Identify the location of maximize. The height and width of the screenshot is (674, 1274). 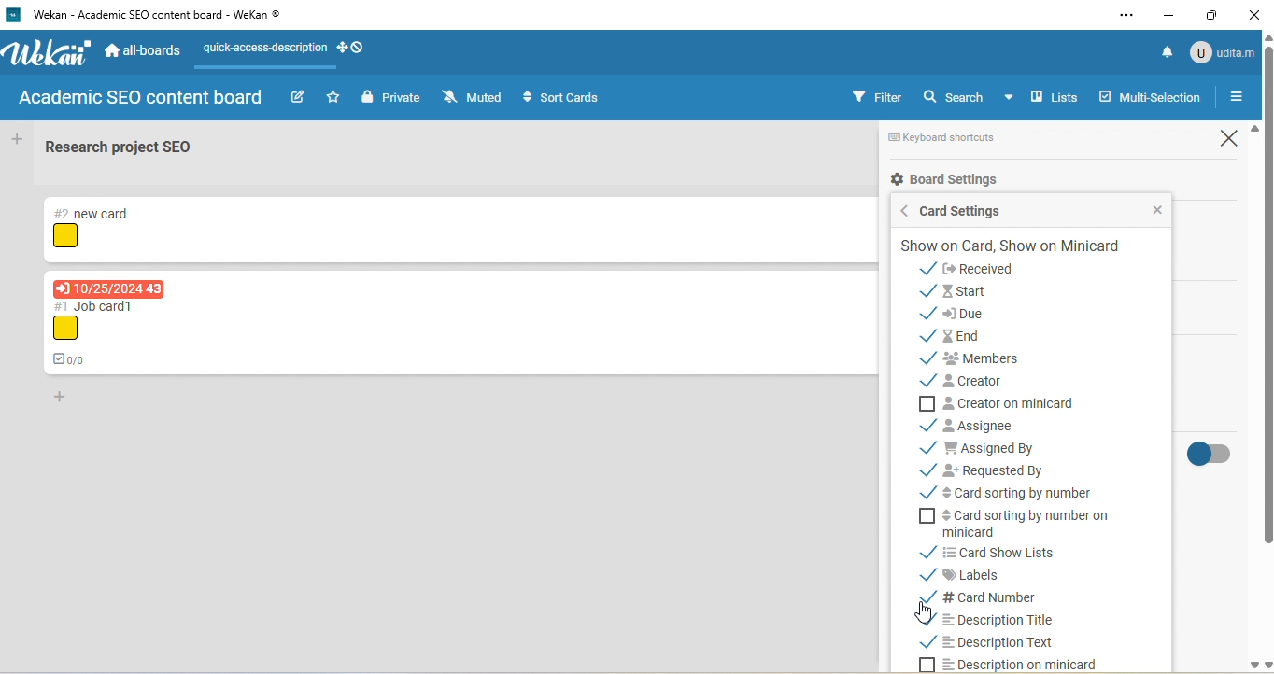
(1215, 14).